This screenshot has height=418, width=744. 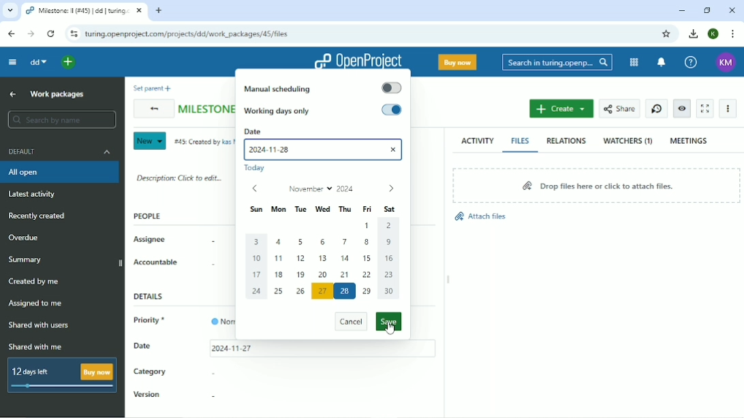 I want to click on close, so click(x=394, y=148).